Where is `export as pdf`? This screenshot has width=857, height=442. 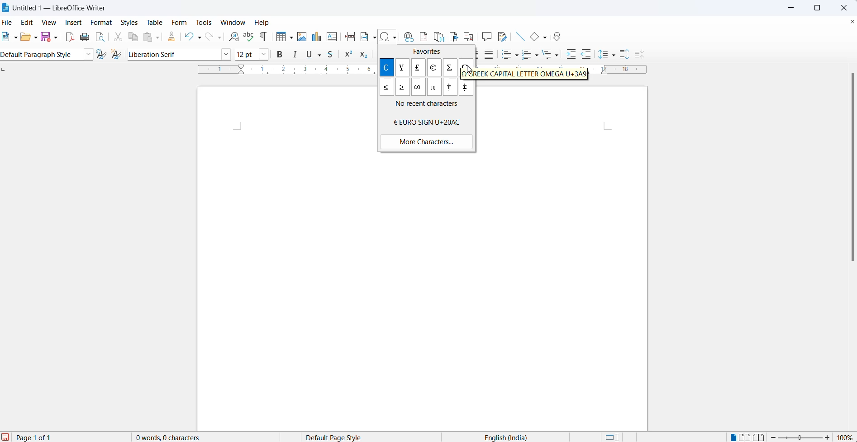
export as pdf is located at coordinates (68, 37).